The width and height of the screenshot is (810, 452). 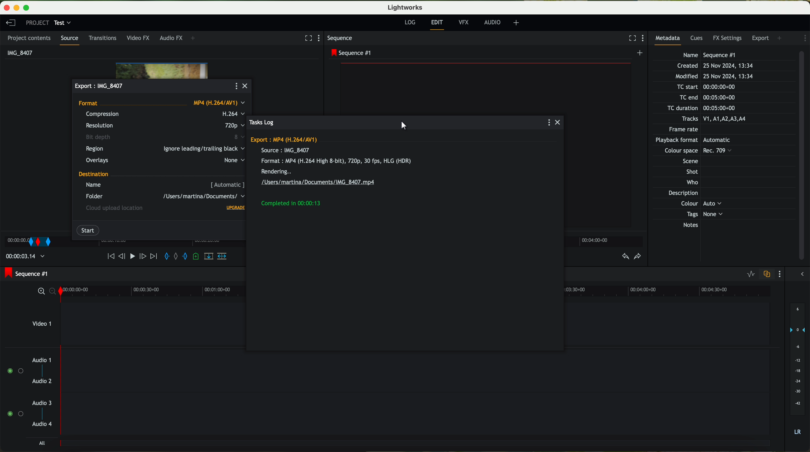 What do you see at coordinates (42, 360) in the screenshot?
I see `audio 1` at bounding box center [42, 360].